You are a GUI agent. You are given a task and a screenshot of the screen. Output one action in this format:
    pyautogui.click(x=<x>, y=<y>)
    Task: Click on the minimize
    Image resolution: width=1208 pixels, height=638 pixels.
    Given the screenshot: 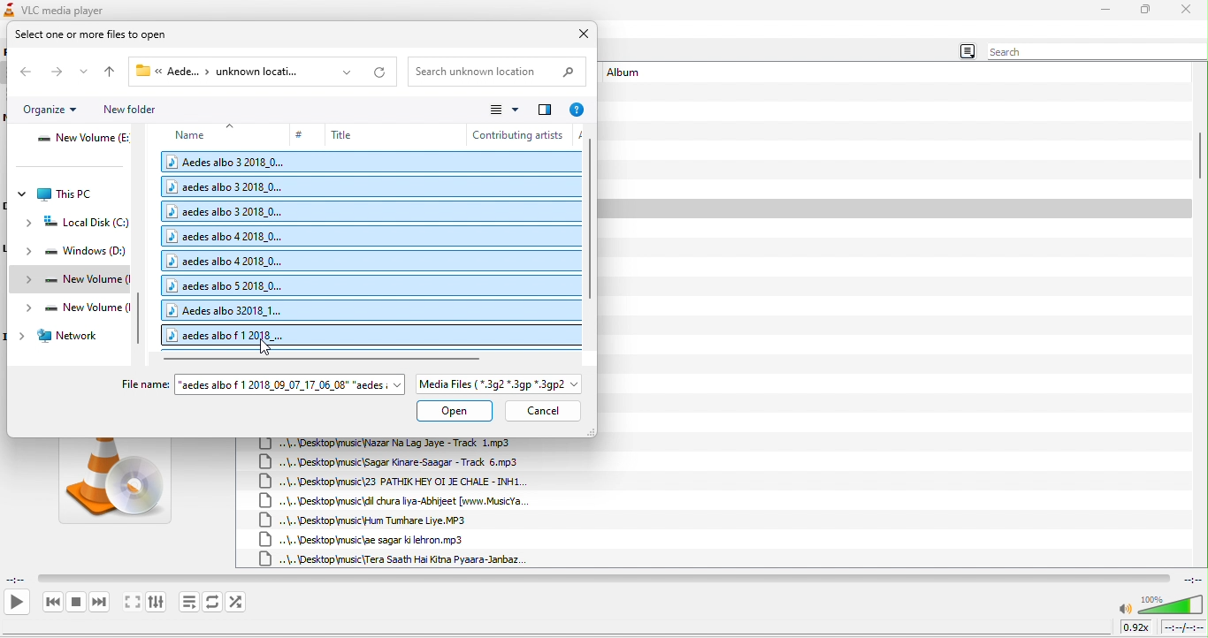 What is the action you would take?
    pyautogui.click(x=1105, y=10)
    